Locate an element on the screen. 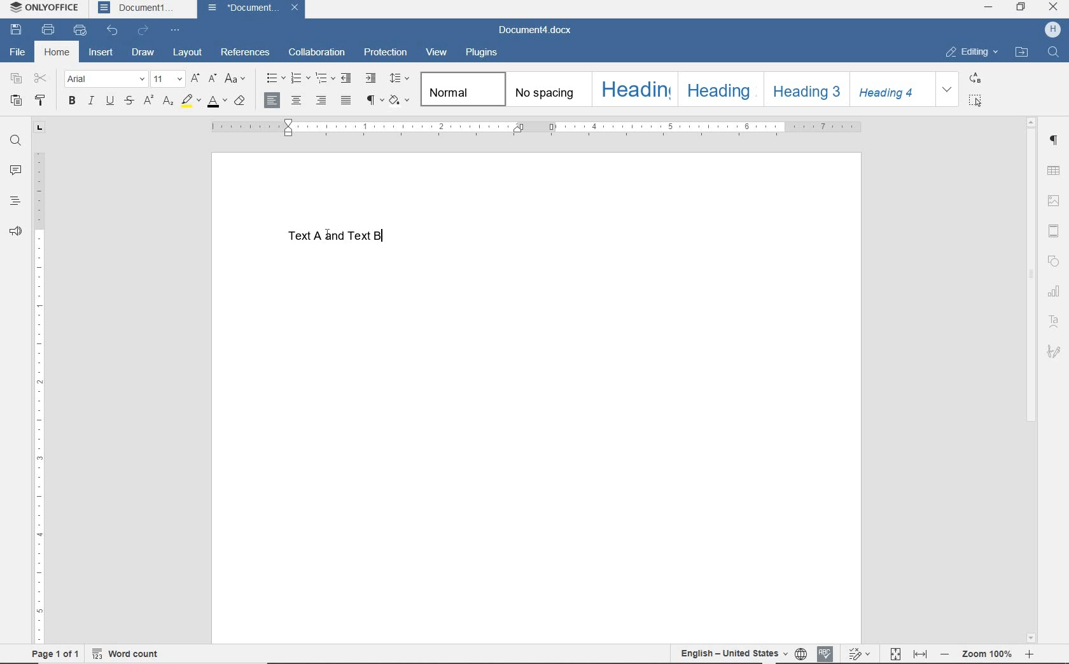 This screenshot has height=664, width=1069. FIND is located at coordinates (14, 141).